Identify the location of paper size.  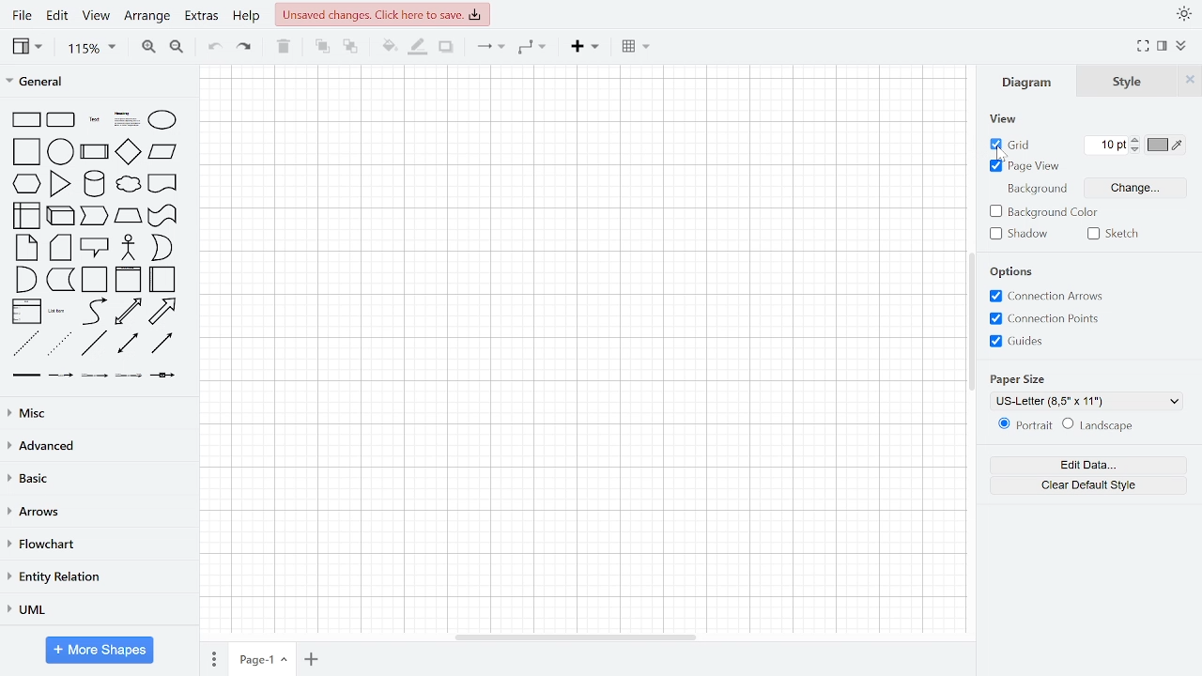
(1021, 380).